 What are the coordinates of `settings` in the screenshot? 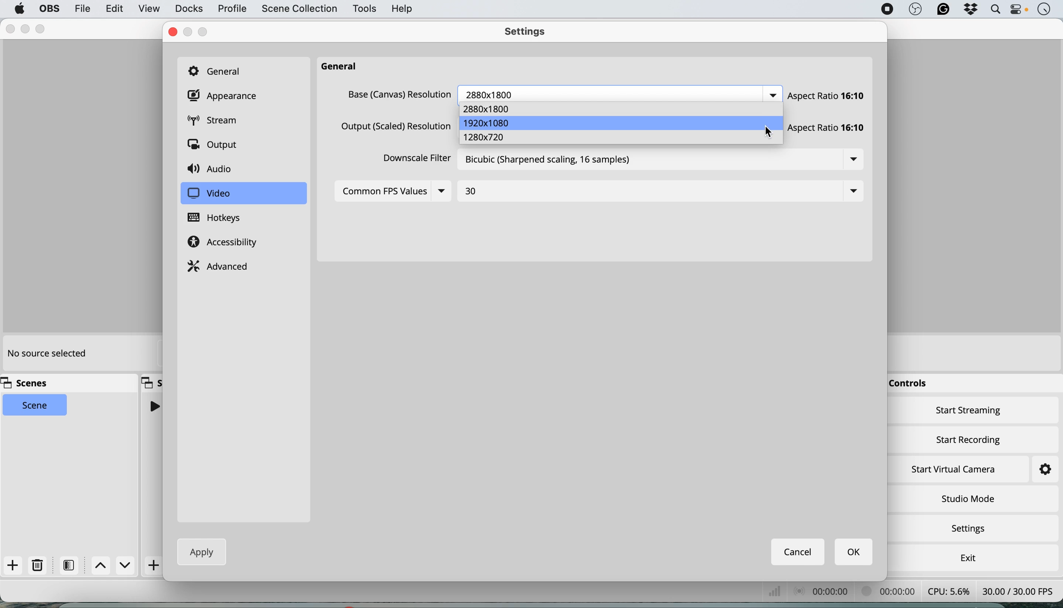 It's located at (972, 529).